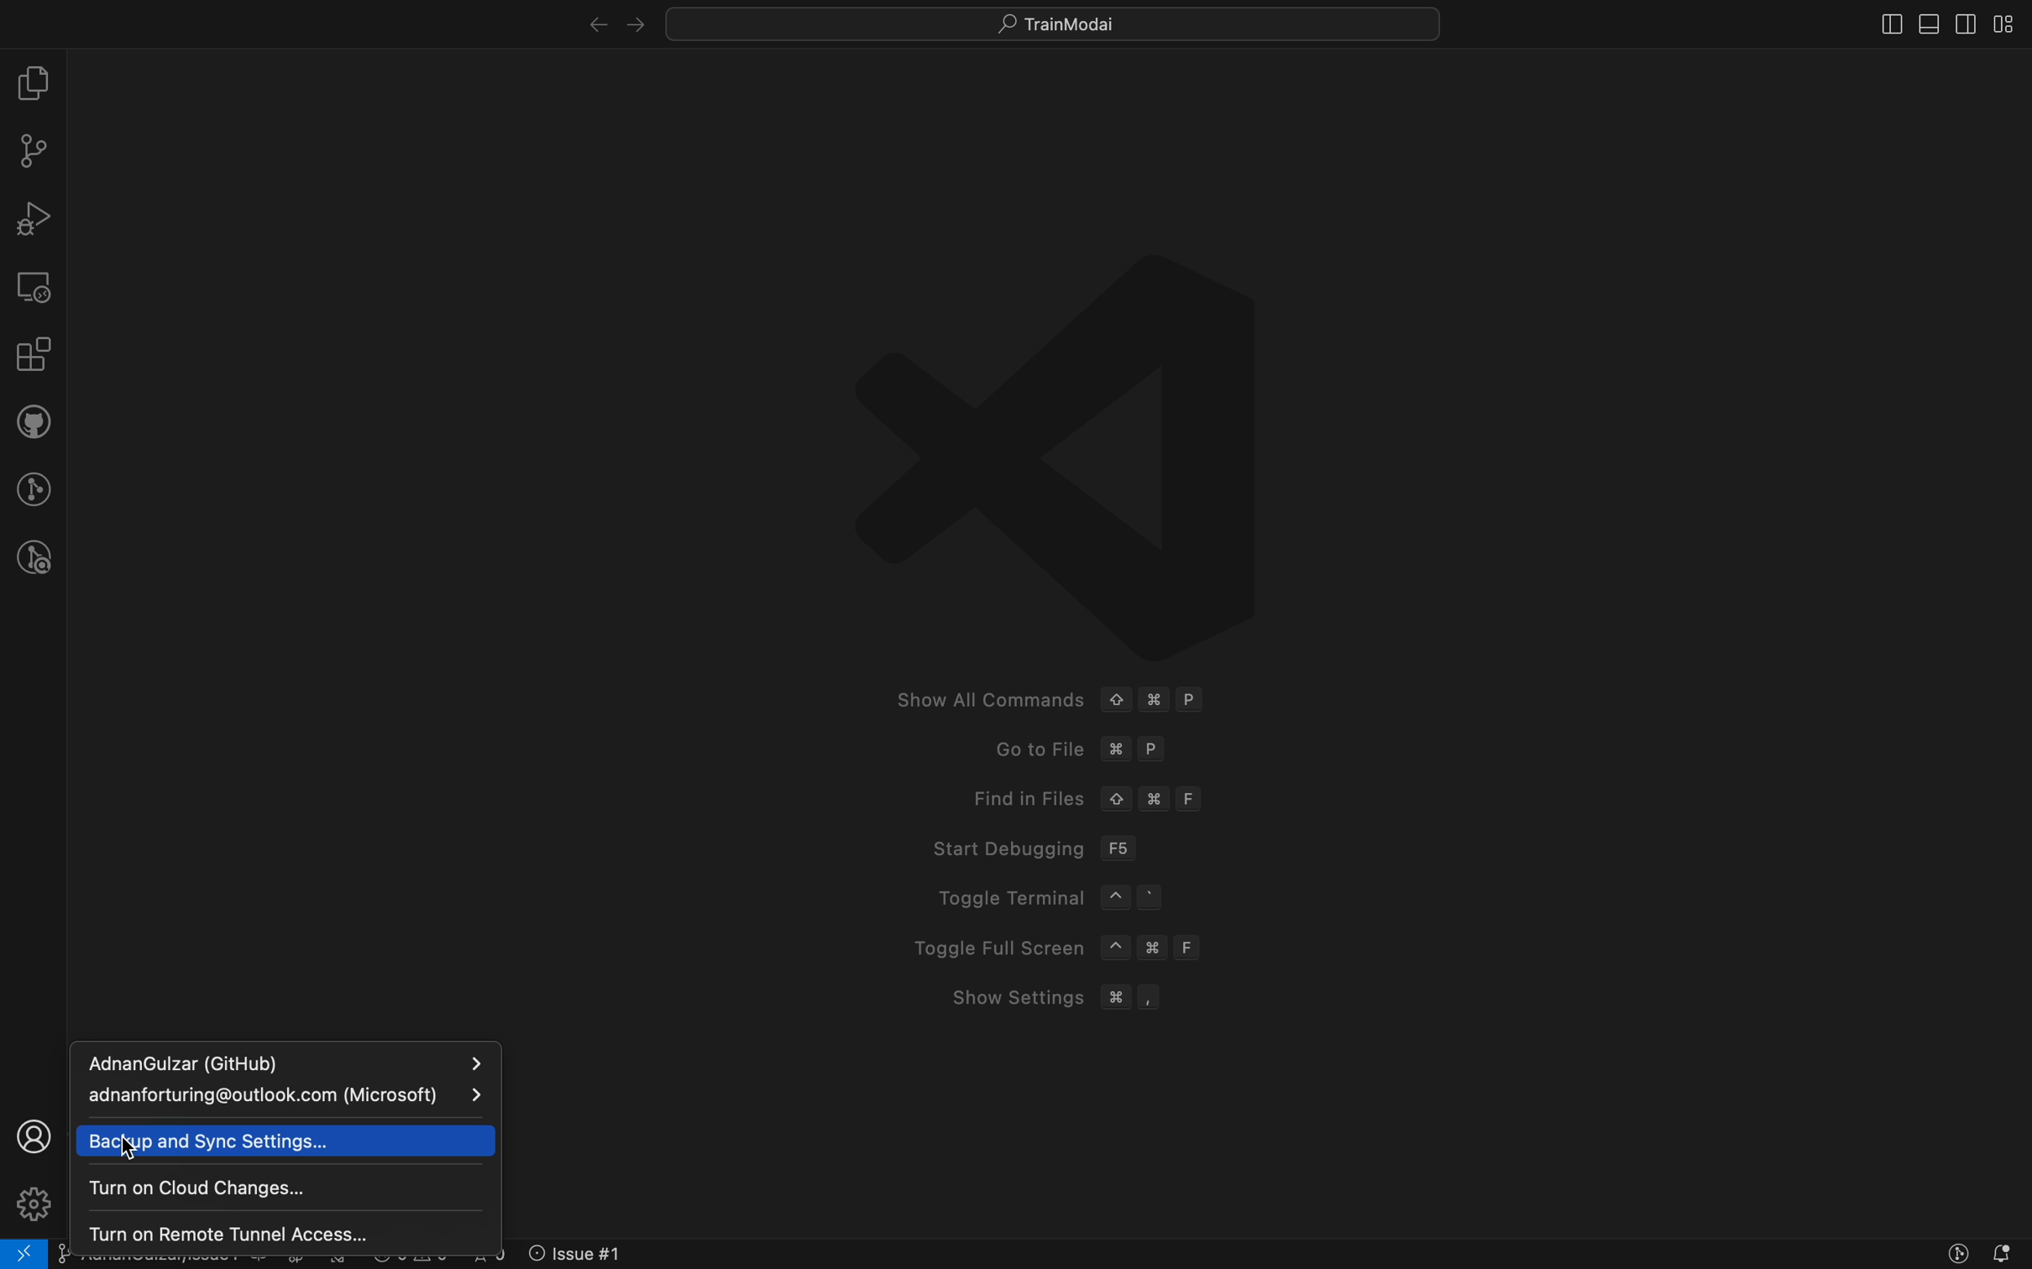 The width and height of the screenshot is (2032, 1269). I want to click on github pull request and issues, so click(33, 422).